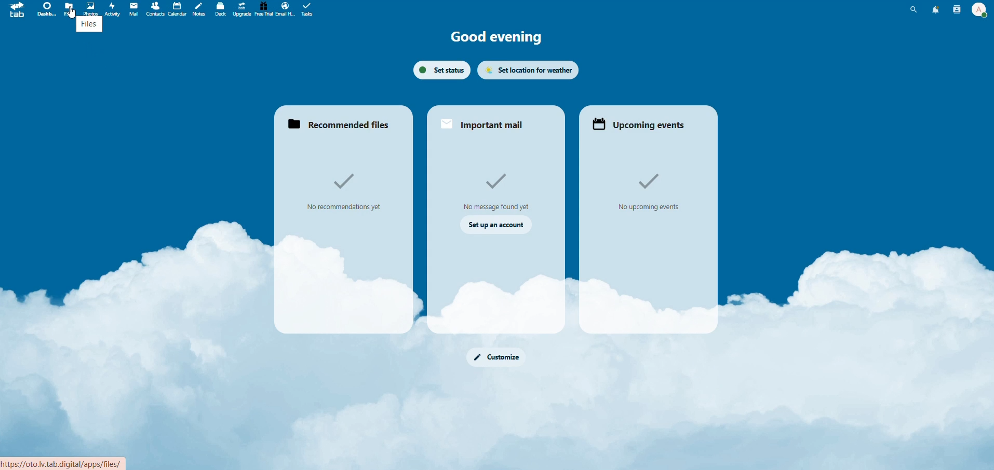  What do you see at coordinates (934, 9) in the screenshot?
I see `Notification` at bounding box center [934, 9].